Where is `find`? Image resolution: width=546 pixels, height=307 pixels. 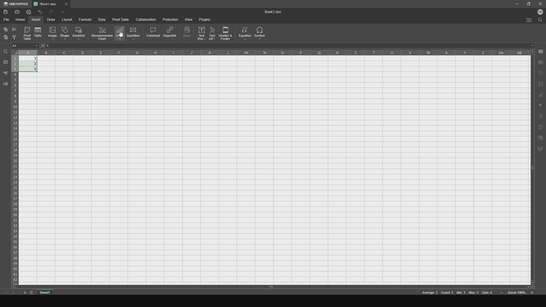
find is located at coordinates (540, 21).